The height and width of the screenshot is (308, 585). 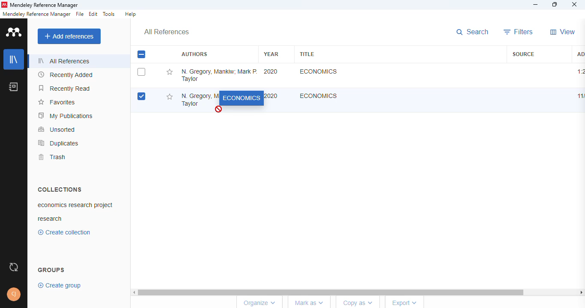 What do you see at coordinates (219, 75) in the screenshot?
I see `N. Gregory Mankiw, Mark P. Taylor` at bounding box center [219, 75].